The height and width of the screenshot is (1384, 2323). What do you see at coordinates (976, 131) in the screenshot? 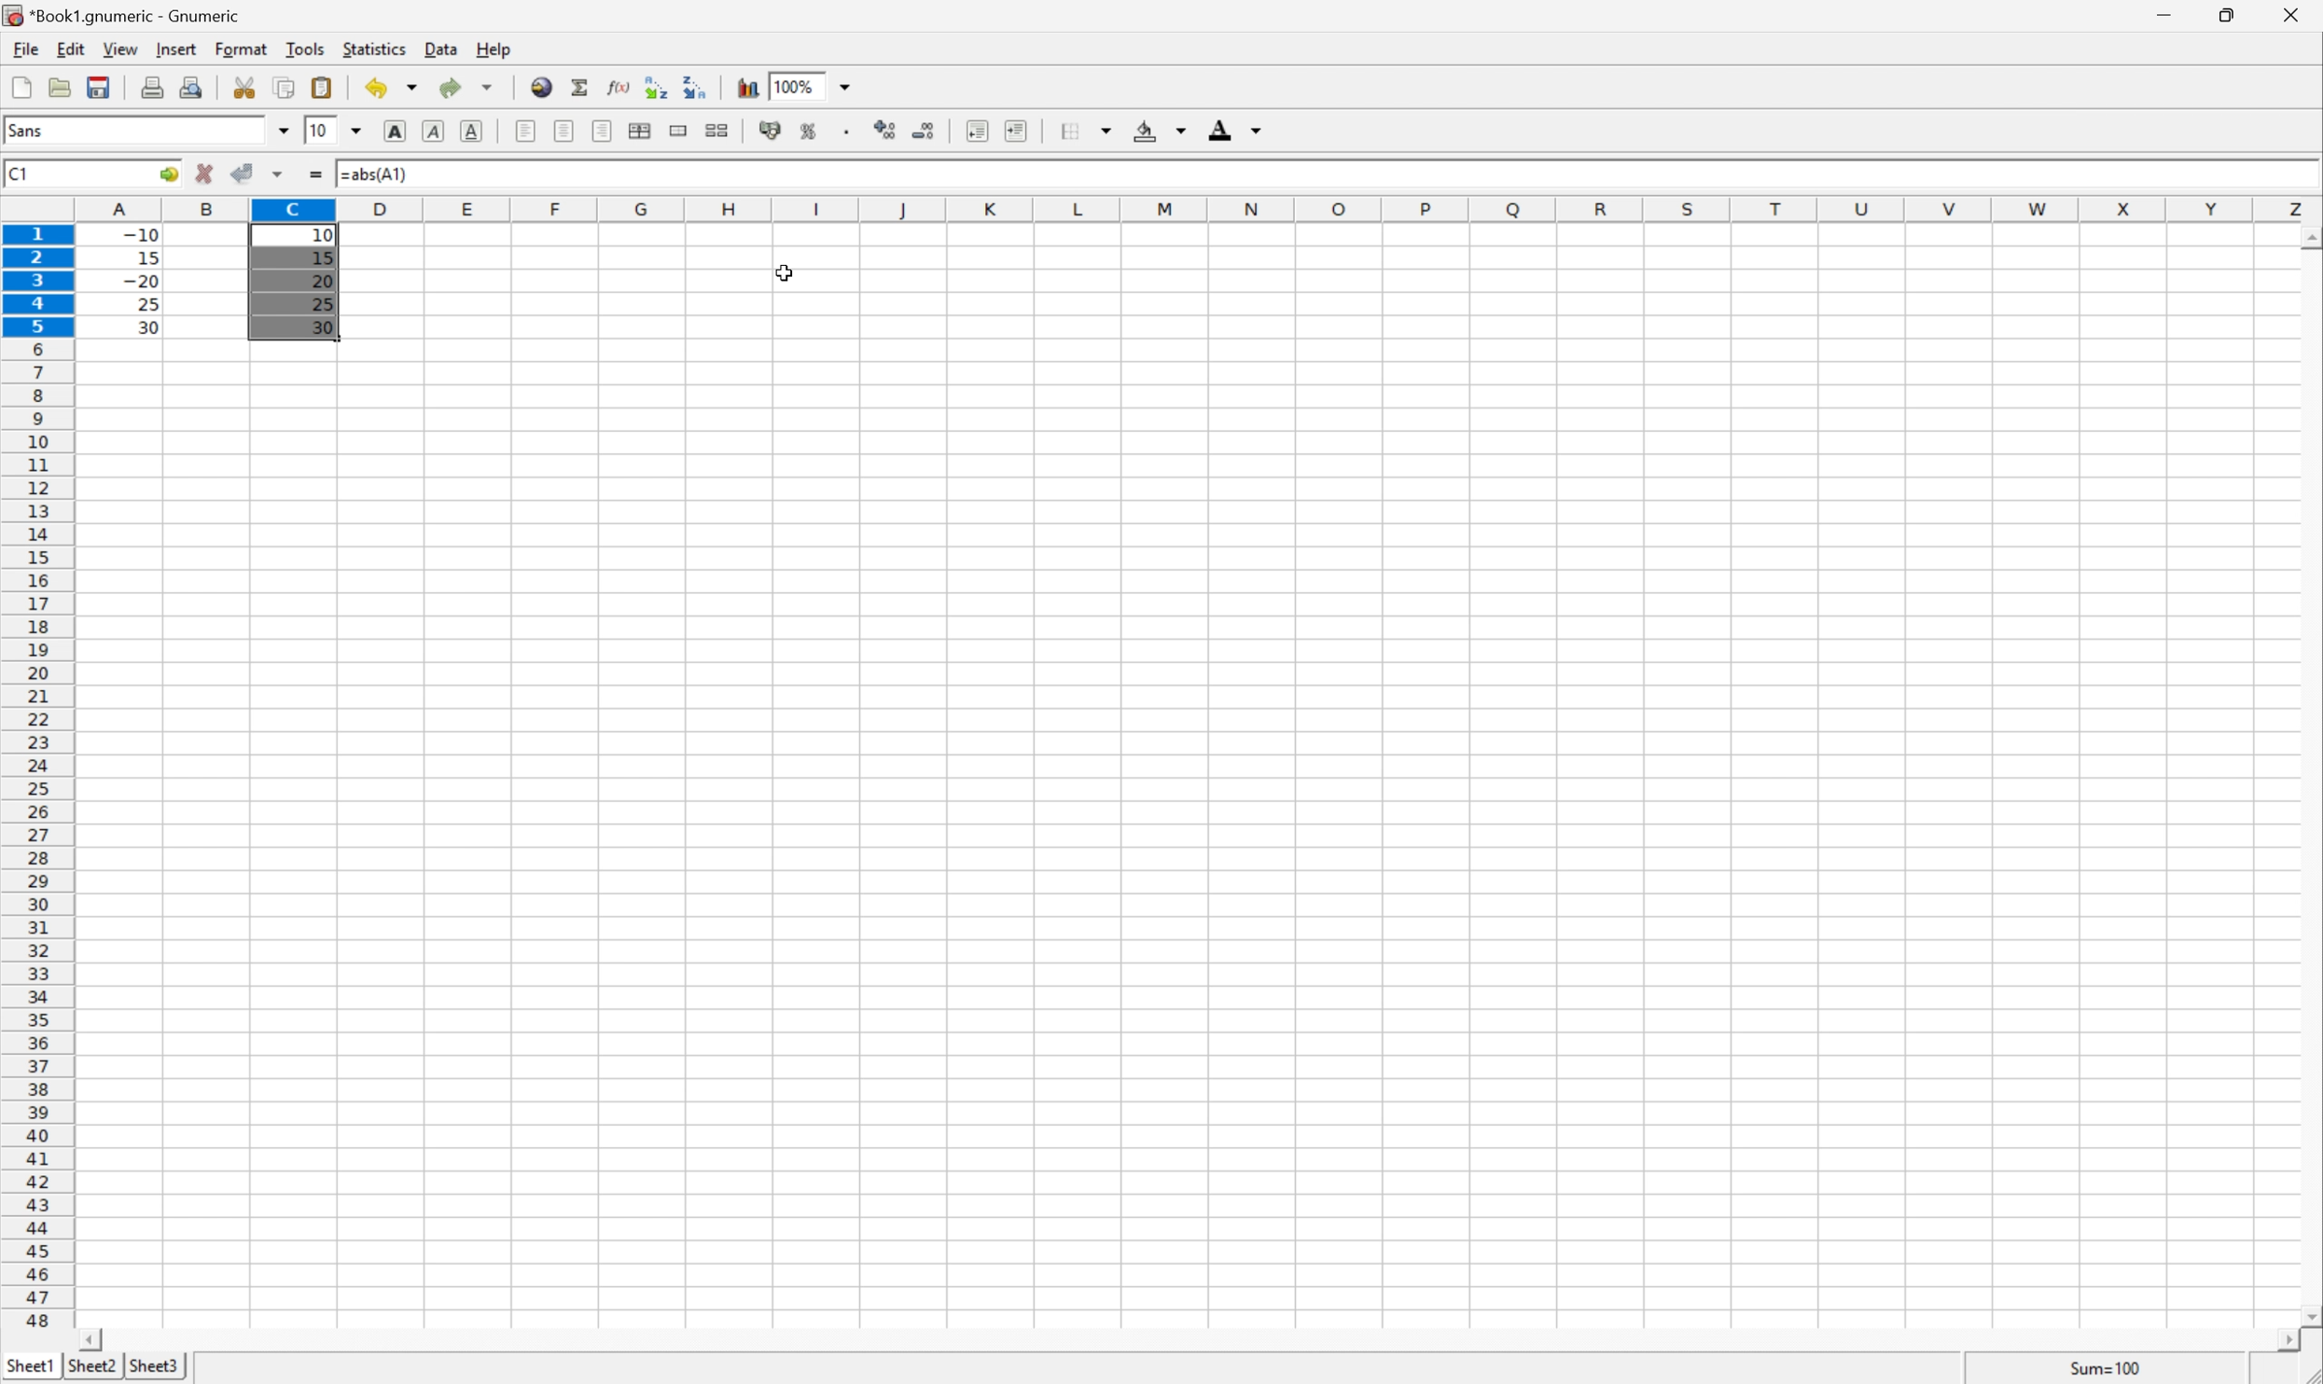
I see `decrease Indent, and align the content to the left` at bounding box center [976, 131].